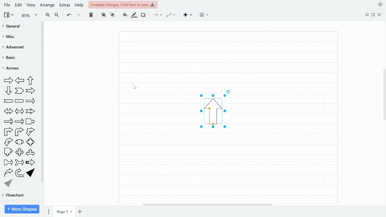 This screenshot has width=386, height=217. Describe the element at coordinates (16, 194) in the screenshot. I see `Flowchart` at that location.